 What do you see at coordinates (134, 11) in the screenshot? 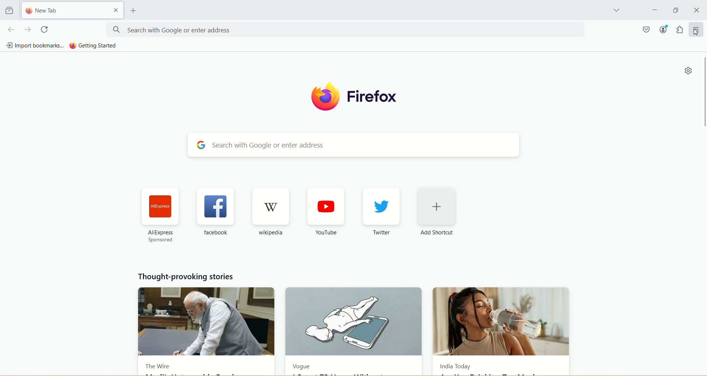
I see `open a new tab` at bounding box center [134, 11].